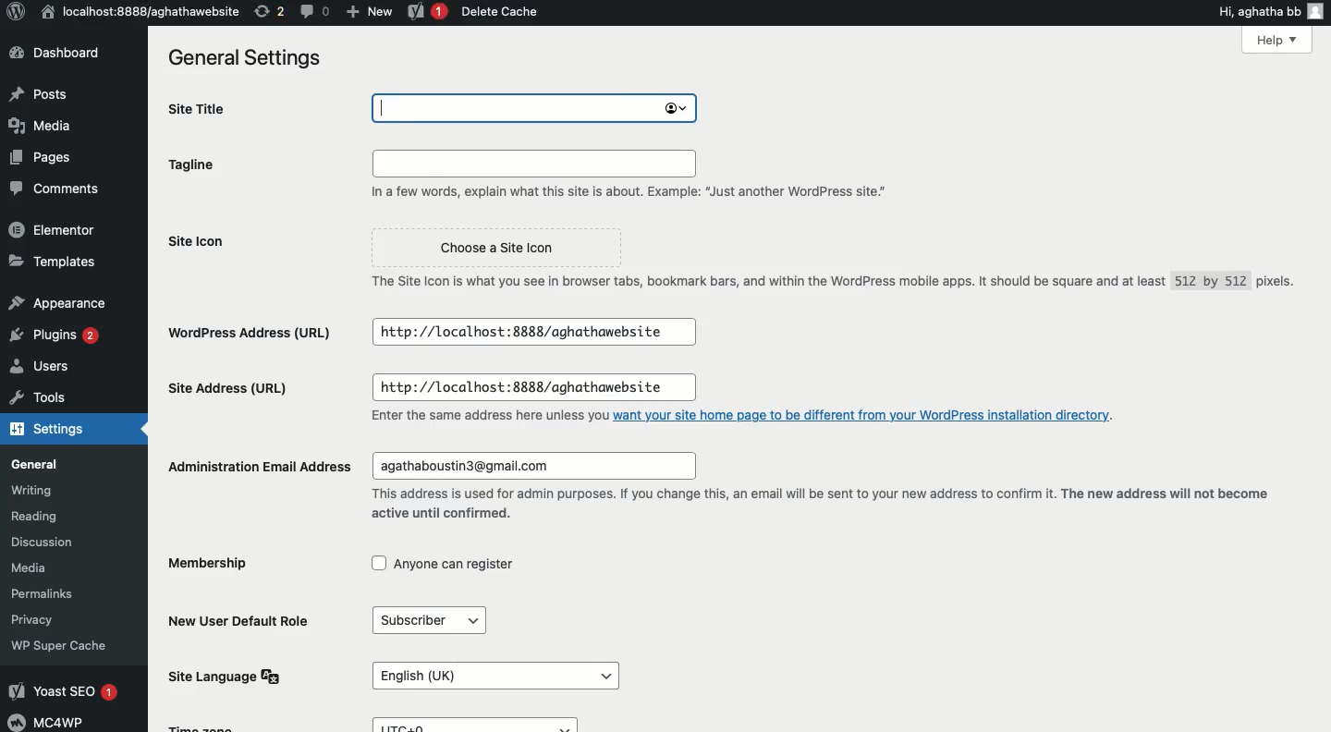 This screenshot has height=732, width=1331. I want to click on General settings, so click(254, 62).